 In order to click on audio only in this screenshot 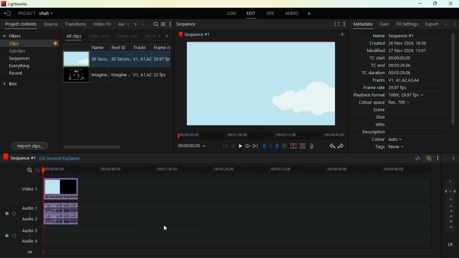, I will do `click(128, 36)`.